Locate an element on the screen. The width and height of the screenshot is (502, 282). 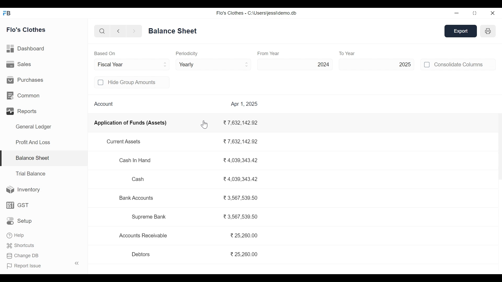
Hide Group Amounts is located at coordinates (138, 82).